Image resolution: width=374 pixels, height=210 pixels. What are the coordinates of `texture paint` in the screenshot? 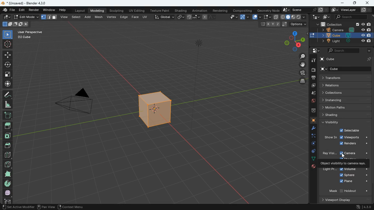 It's located at (159, 11).